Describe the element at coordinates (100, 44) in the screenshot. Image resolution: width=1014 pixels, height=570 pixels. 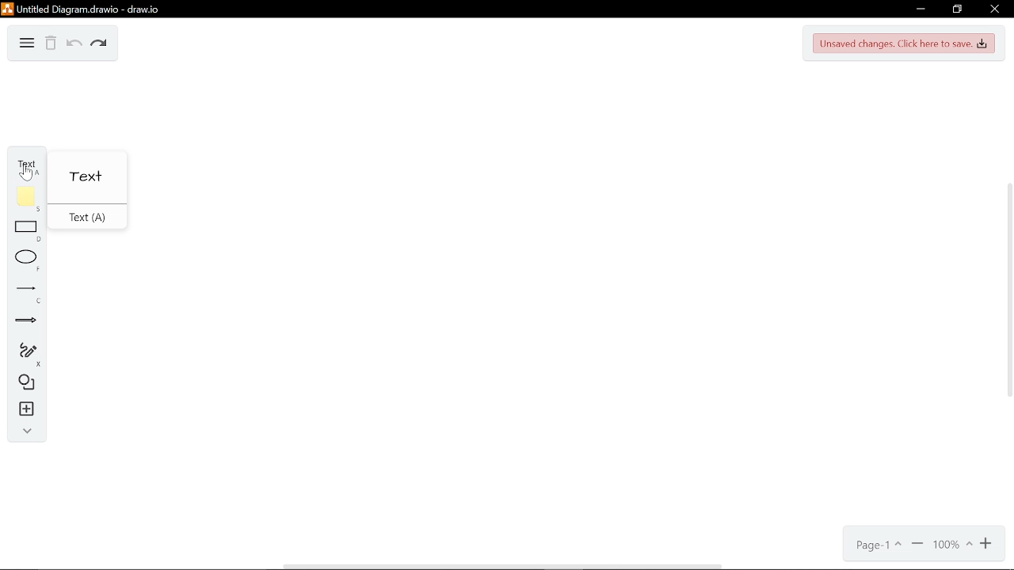
I see `Redo` at that location.